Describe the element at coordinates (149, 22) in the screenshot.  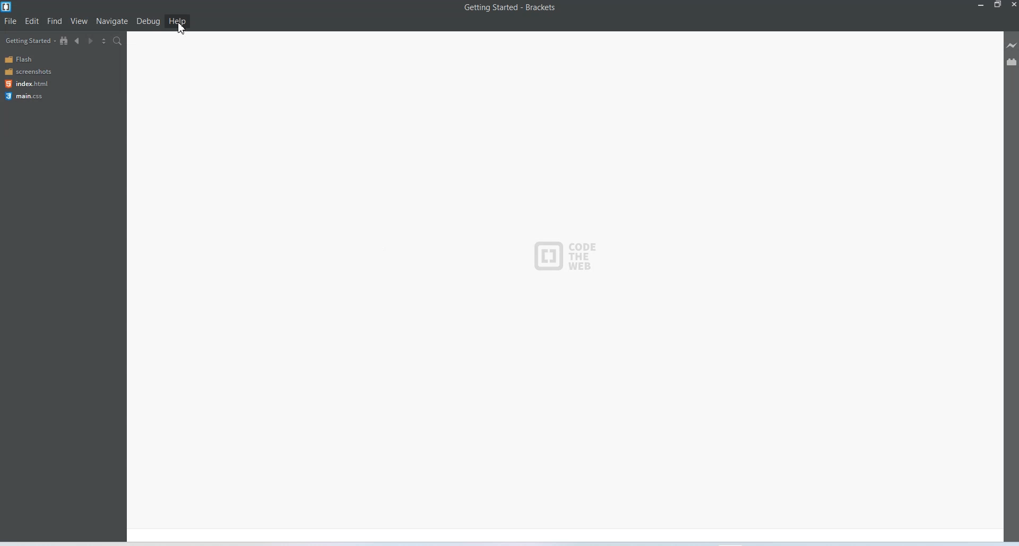
I see `Debug` at that location.